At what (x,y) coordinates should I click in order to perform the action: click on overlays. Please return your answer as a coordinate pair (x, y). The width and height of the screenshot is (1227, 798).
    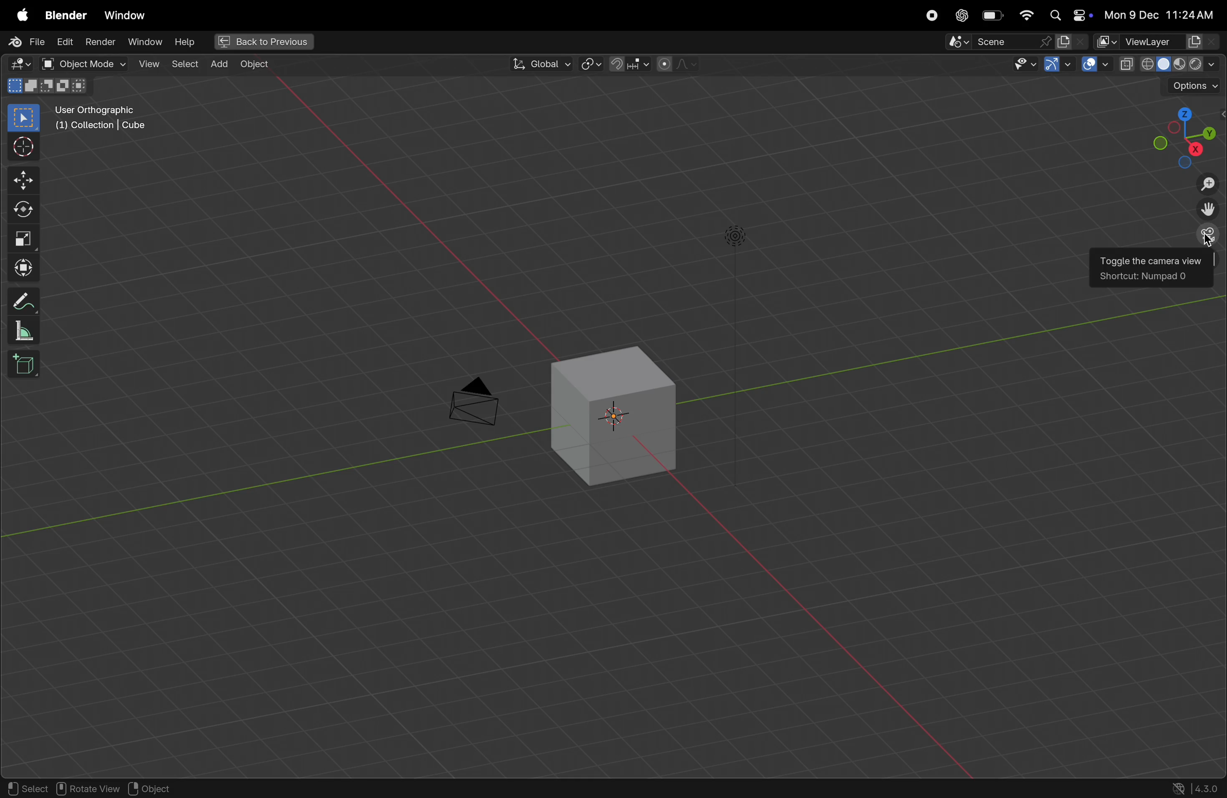
    Looking at the image, I should click on (1096, 64).